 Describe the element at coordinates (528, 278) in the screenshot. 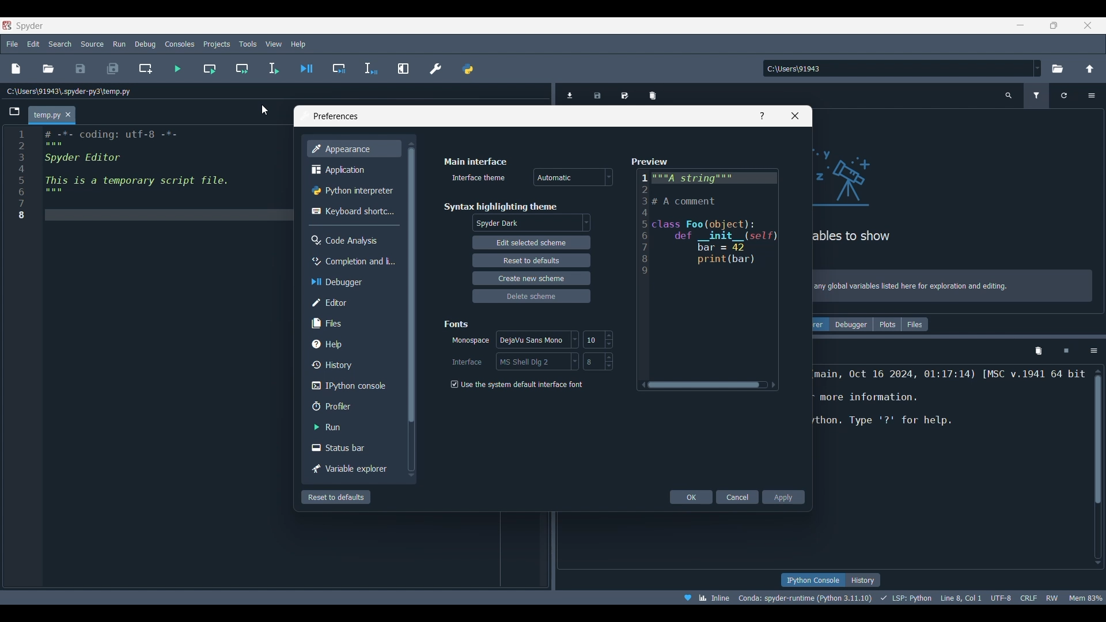

I see `create new scheme` at that location.